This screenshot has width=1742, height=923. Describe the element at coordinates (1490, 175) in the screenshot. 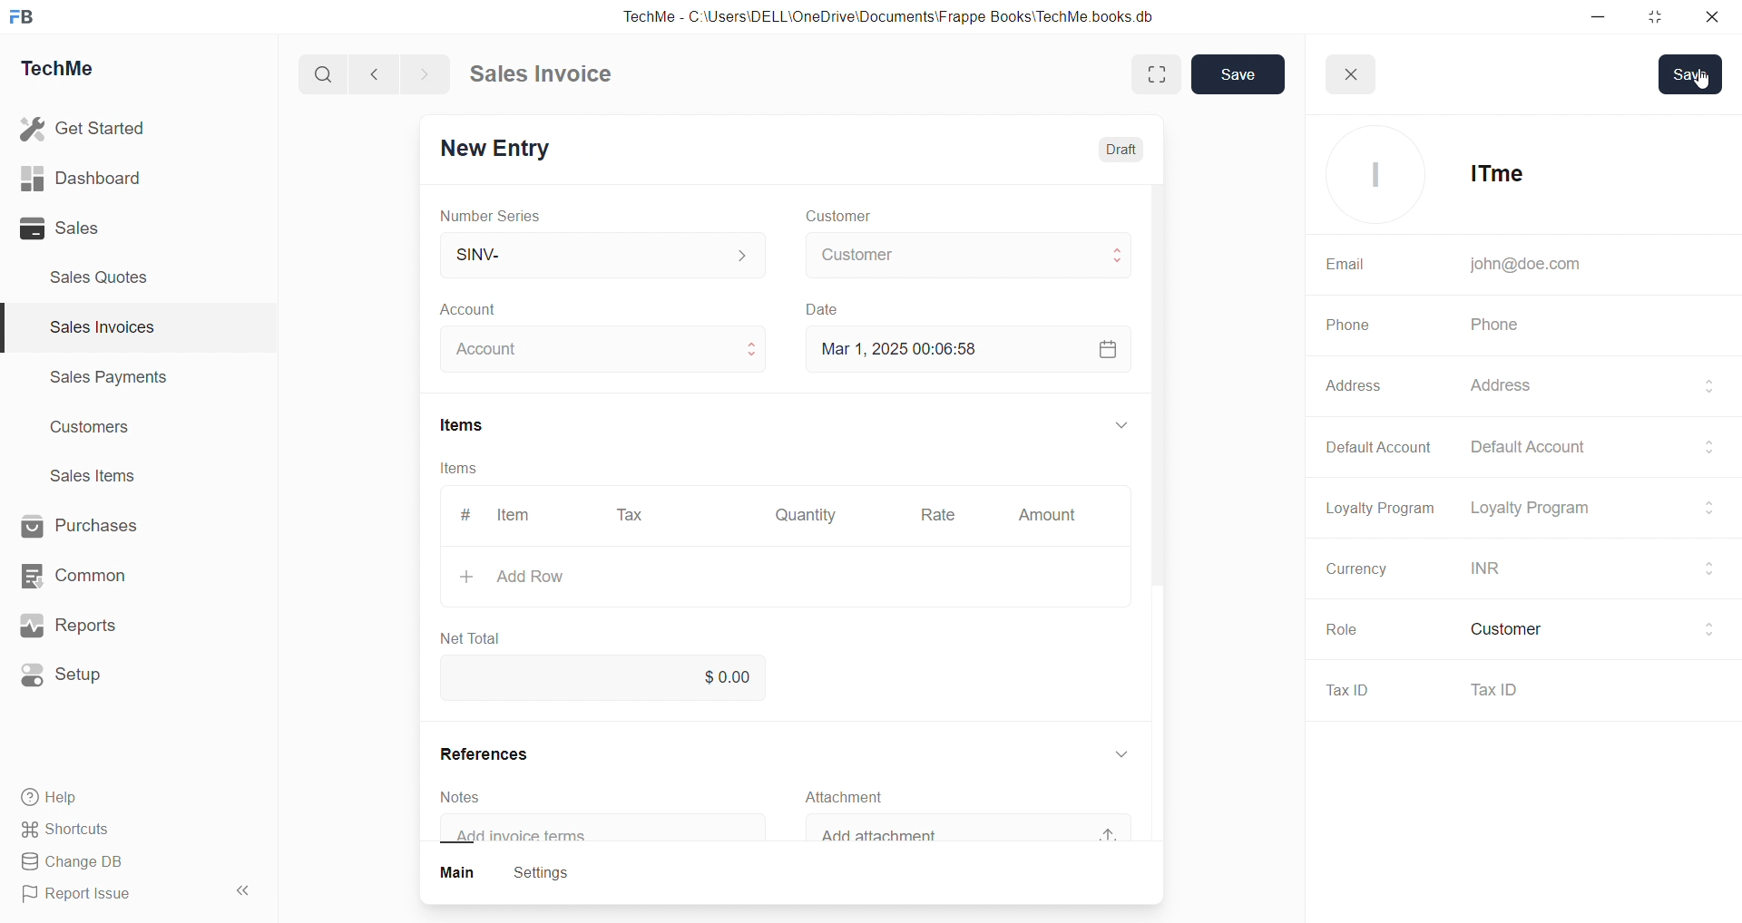

I see `ITme` at that location.